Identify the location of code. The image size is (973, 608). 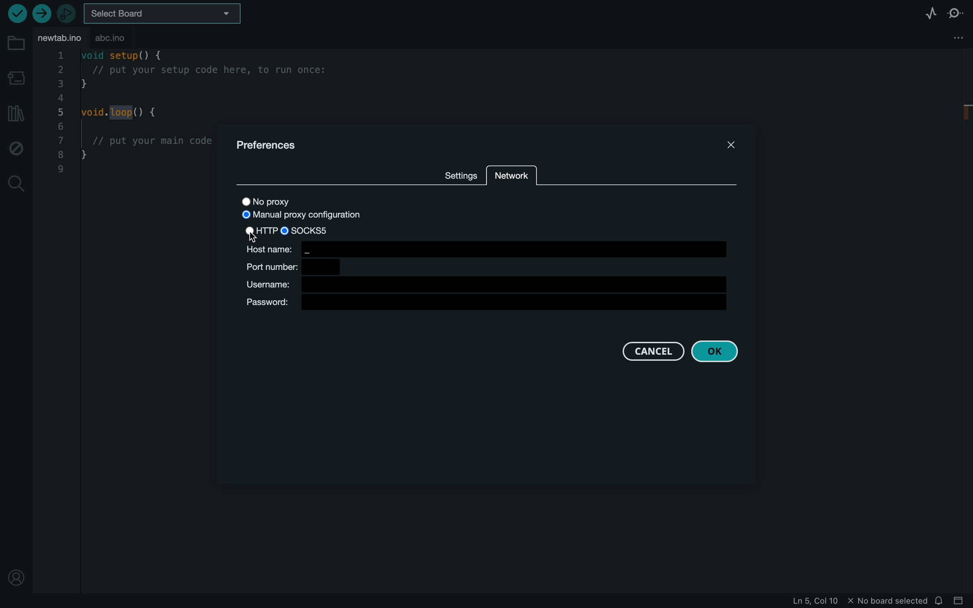
(127, 124).